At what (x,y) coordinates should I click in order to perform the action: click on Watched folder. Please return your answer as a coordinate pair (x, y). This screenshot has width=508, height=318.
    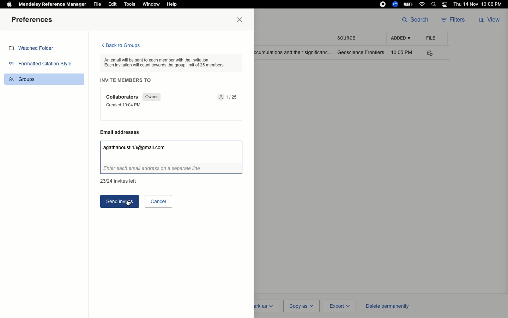
    Looking at the image, I should click on (34, 49).